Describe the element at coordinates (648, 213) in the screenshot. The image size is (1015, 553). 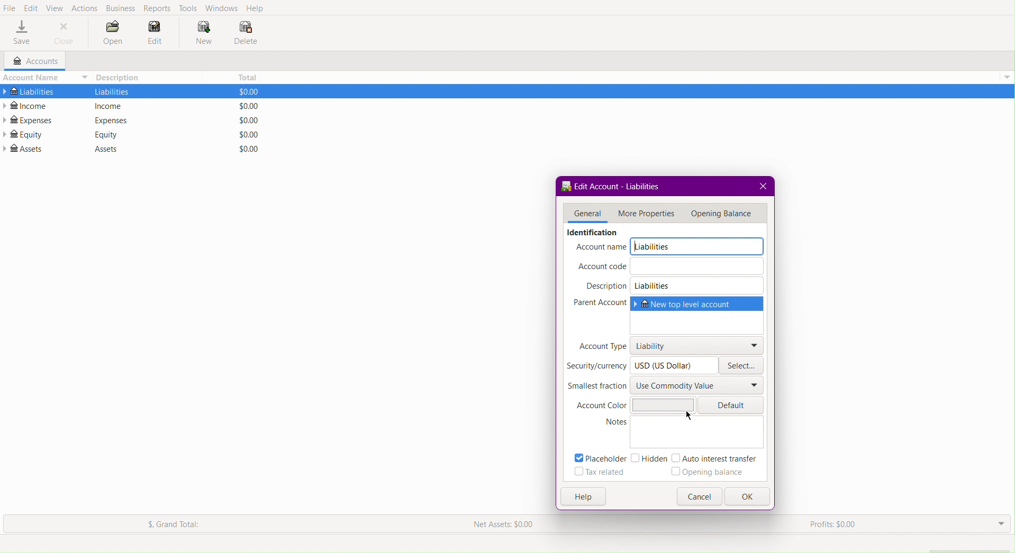
I see `More Properties` at that location.